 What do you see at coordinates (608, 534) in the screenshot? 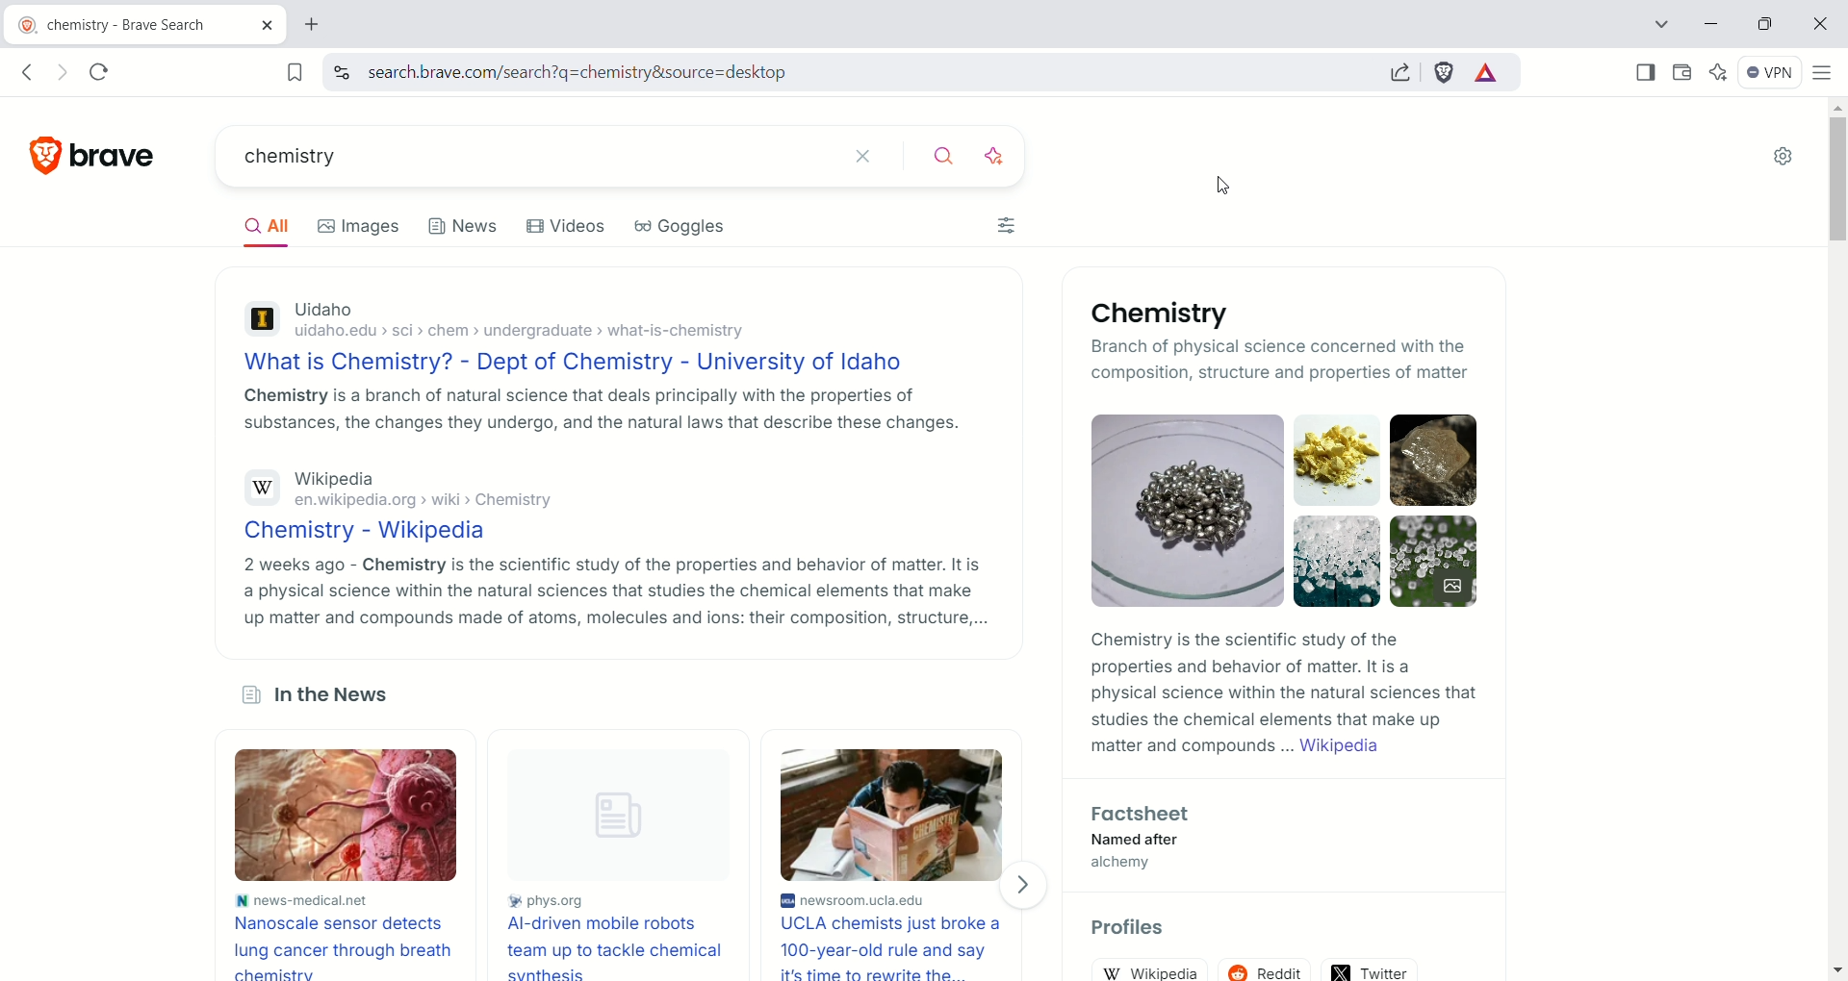
I see `Chemistry - Wikipedia` at bounding box center [608, 534].